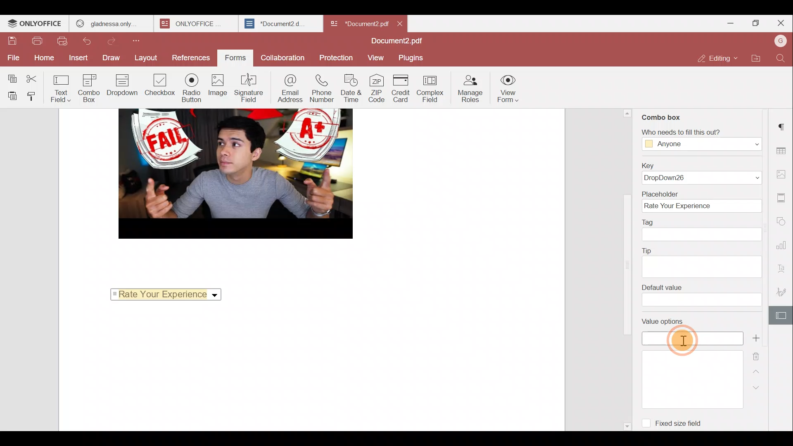 This screenshot has height=446, width=793. What do you see at coordinates (412, 58) in the screenshot?
I see `Plugins` at bounding box center [412, 58].